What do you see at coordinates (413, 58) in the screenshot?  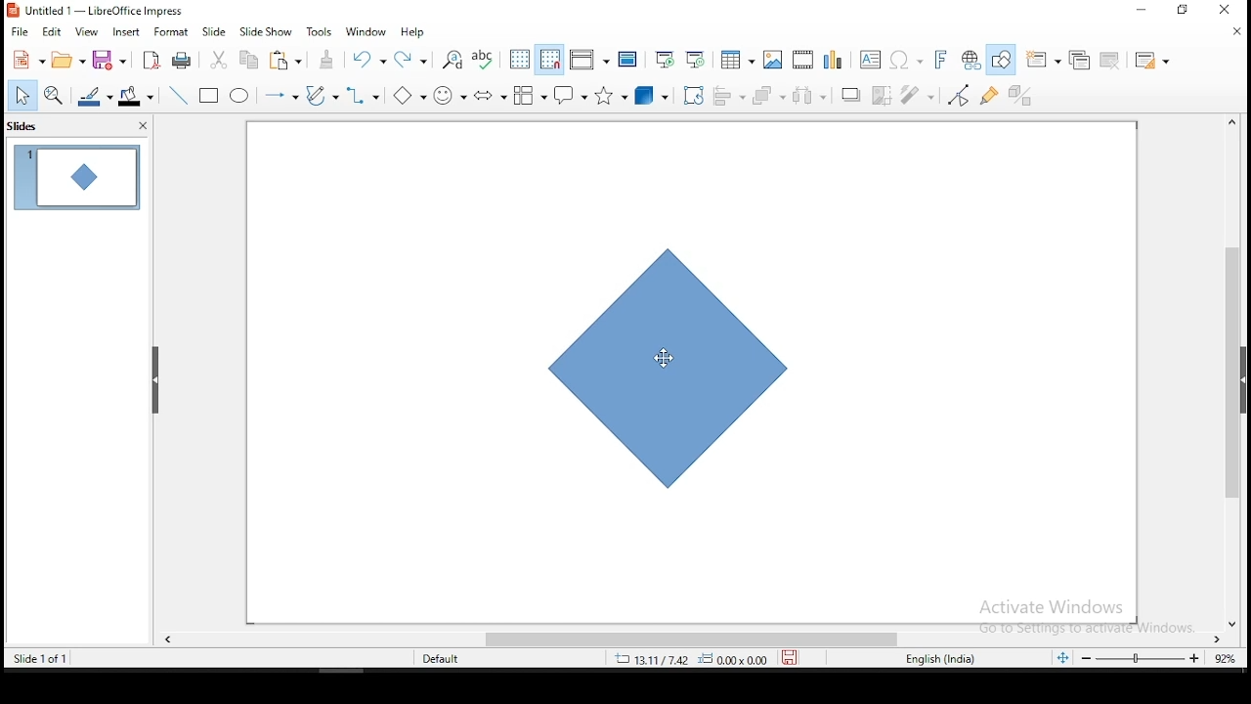 I see `redo` at bounding box center [413, 58].